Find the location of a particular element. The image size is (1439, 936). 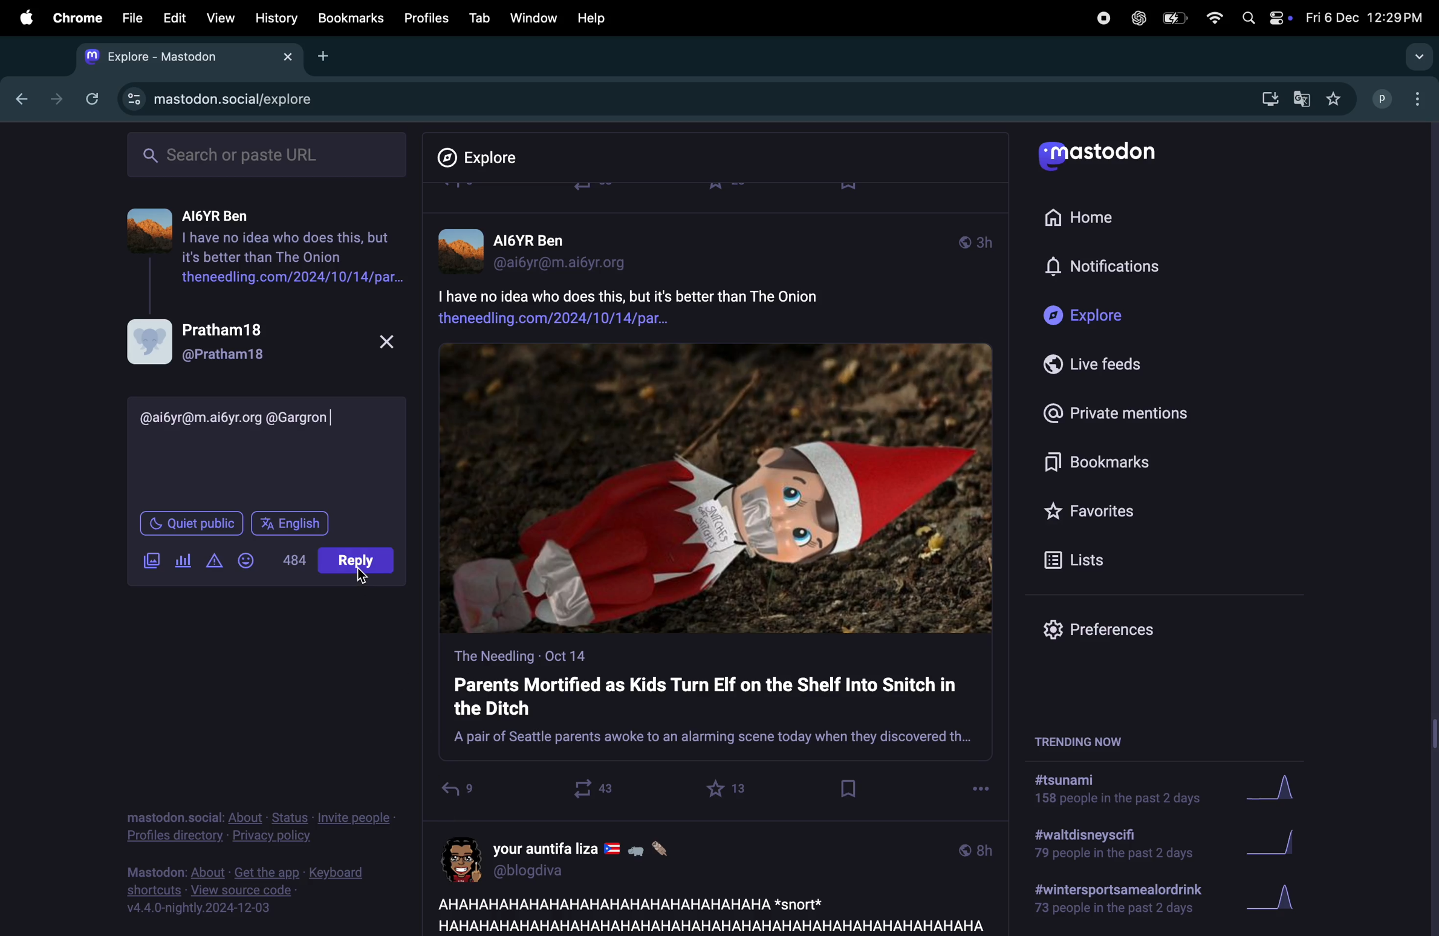

#walt disney is located at coordinates (1110, 848).